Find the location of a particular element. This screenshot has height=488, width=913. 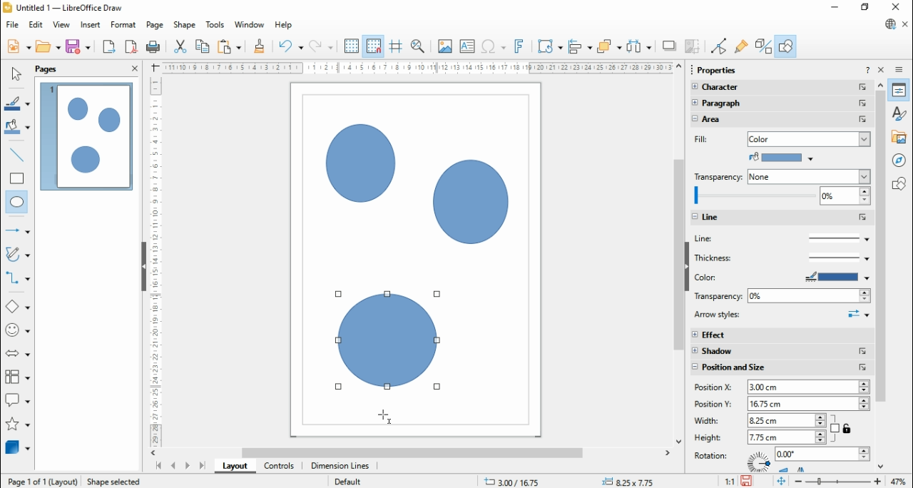

help is located at coordinates (284, 26).